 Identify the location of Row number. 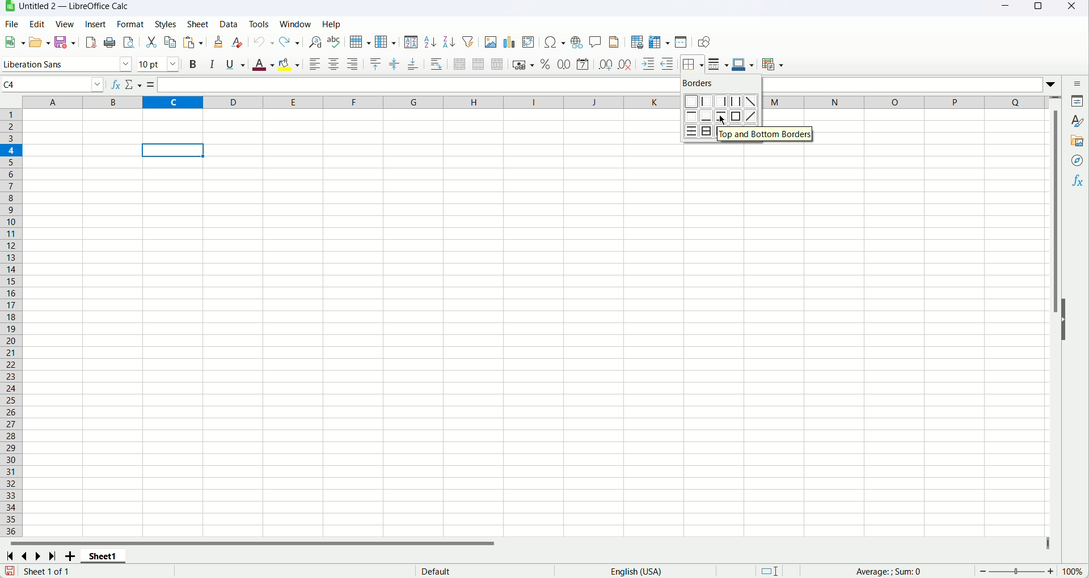
(11, 322).